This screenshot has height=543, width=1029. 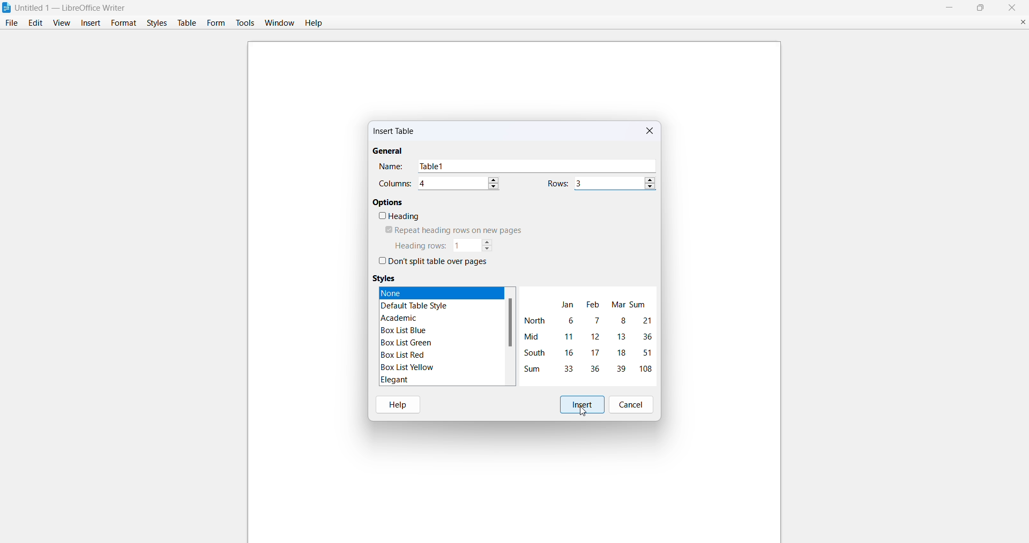 What do you see at coordinates (393, 380) in the screenshot?
I see `elegant` at bounding box center [393, 380].